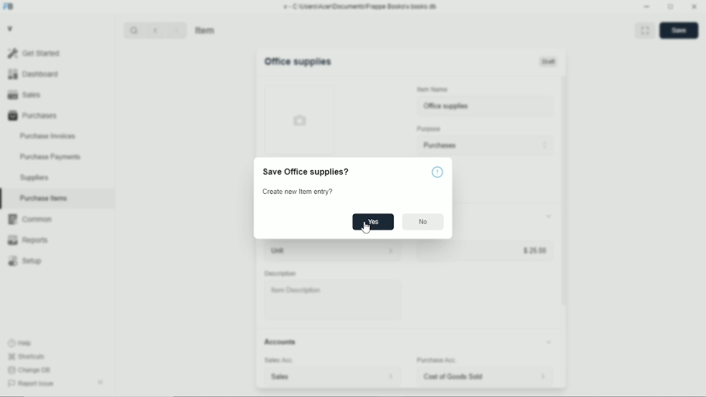 The height and width of the screenshot is (397, 706). Describe the element at coordinates (29, 370) in the screenshot. I see `change DB` at that location.